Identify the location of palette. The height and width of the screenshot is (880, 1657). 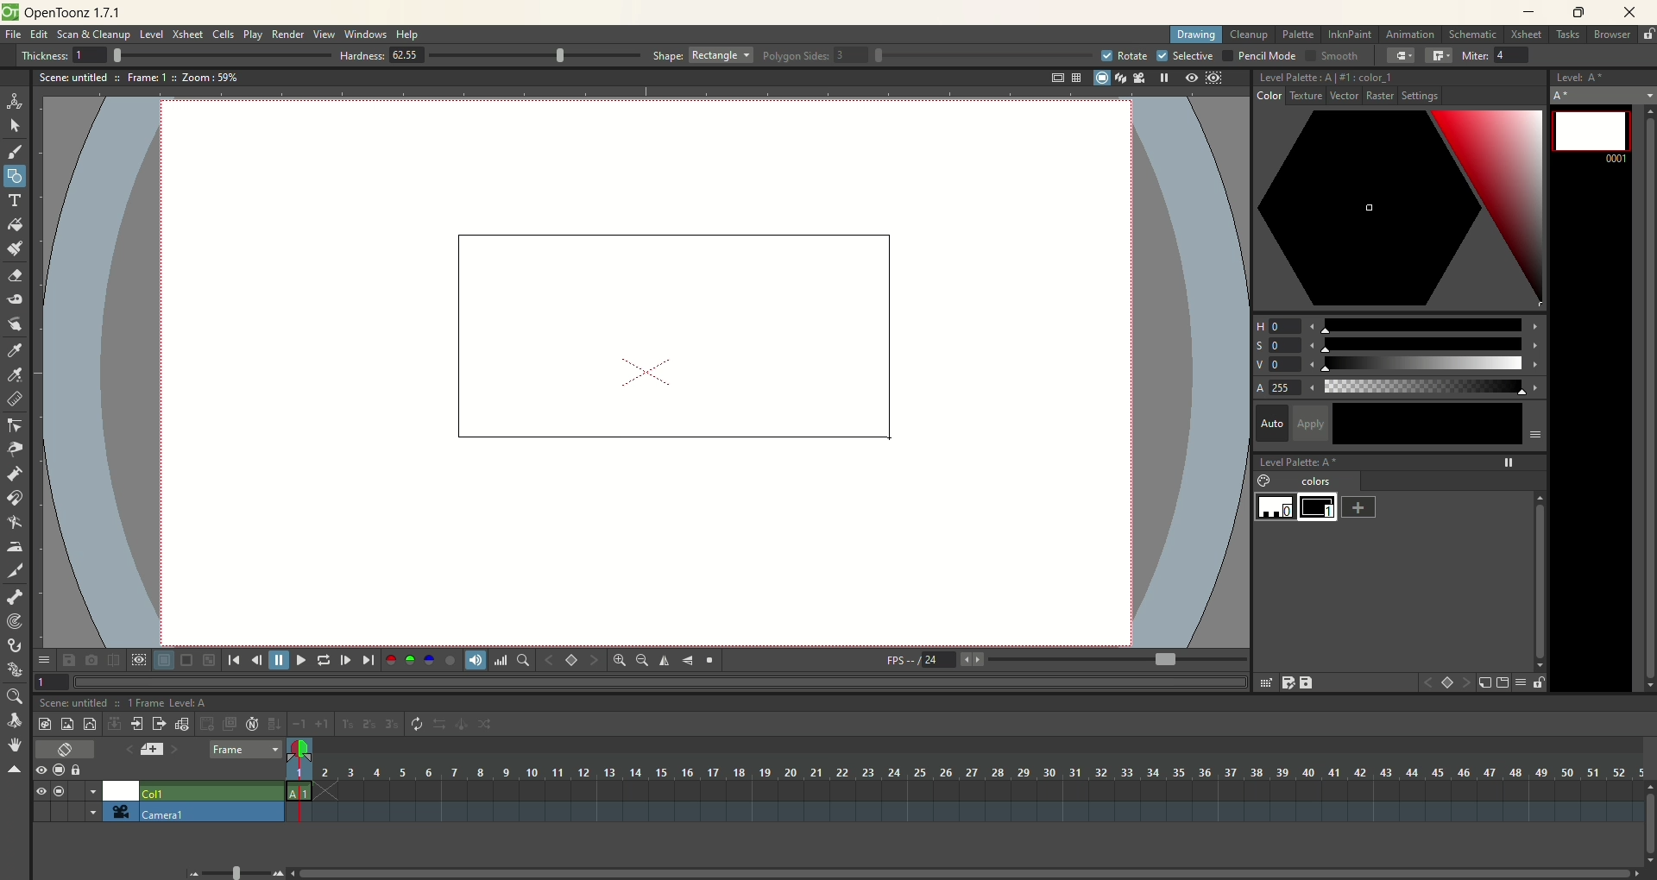
(1300, 35).